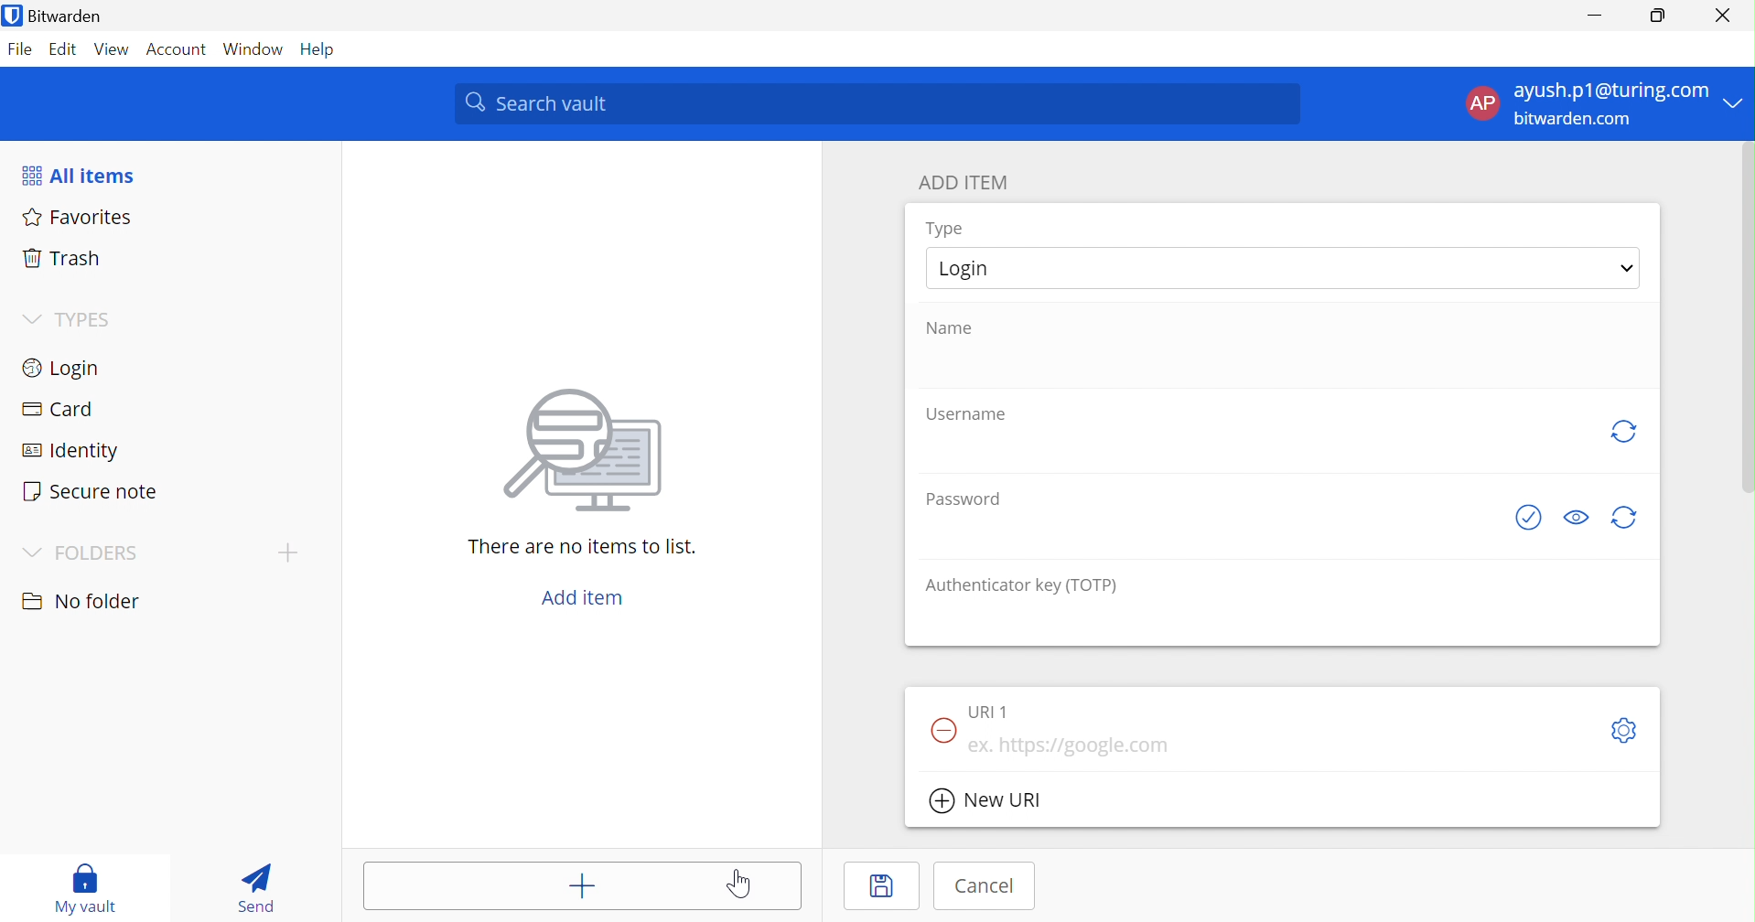 This screenshot has height=922, width=1755. I want to click on generate username, so click(1625, 429).